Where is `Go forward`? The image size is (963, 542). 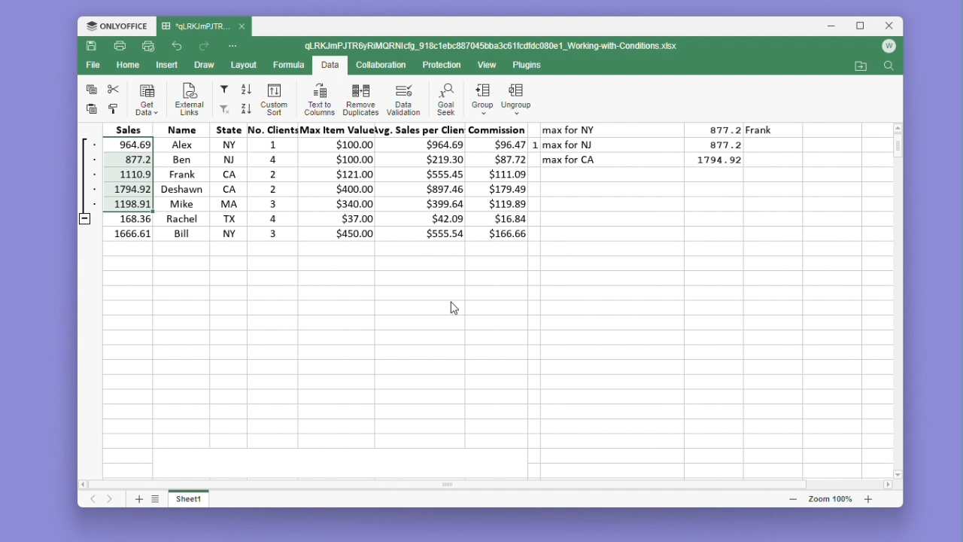 Go forward is located at coordinates (204, 47).